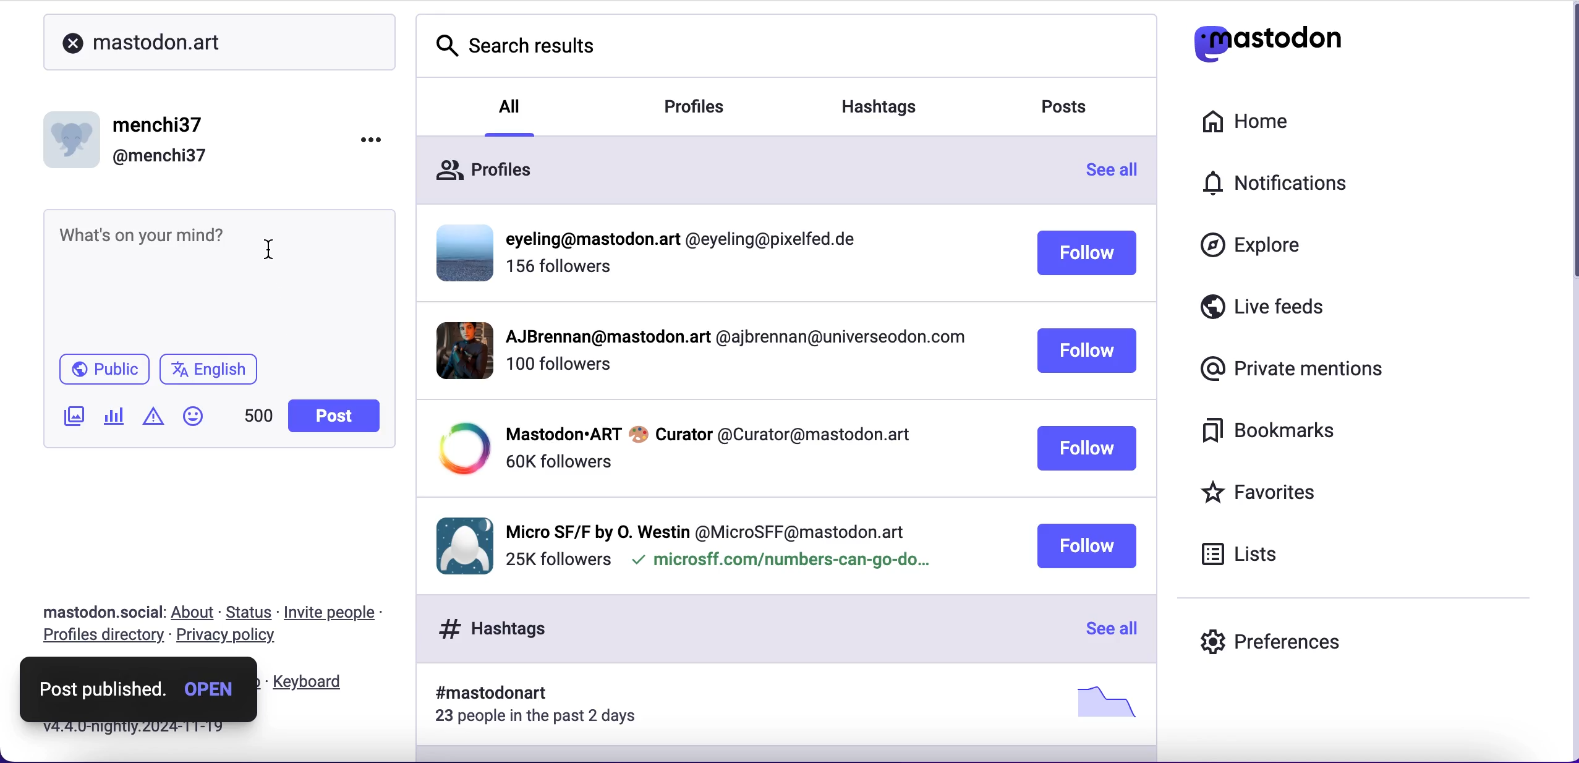  What do you see at coordinates (1306, 307) in the screenshot?
I see `live feeds` at bounding box center [1306, 307].